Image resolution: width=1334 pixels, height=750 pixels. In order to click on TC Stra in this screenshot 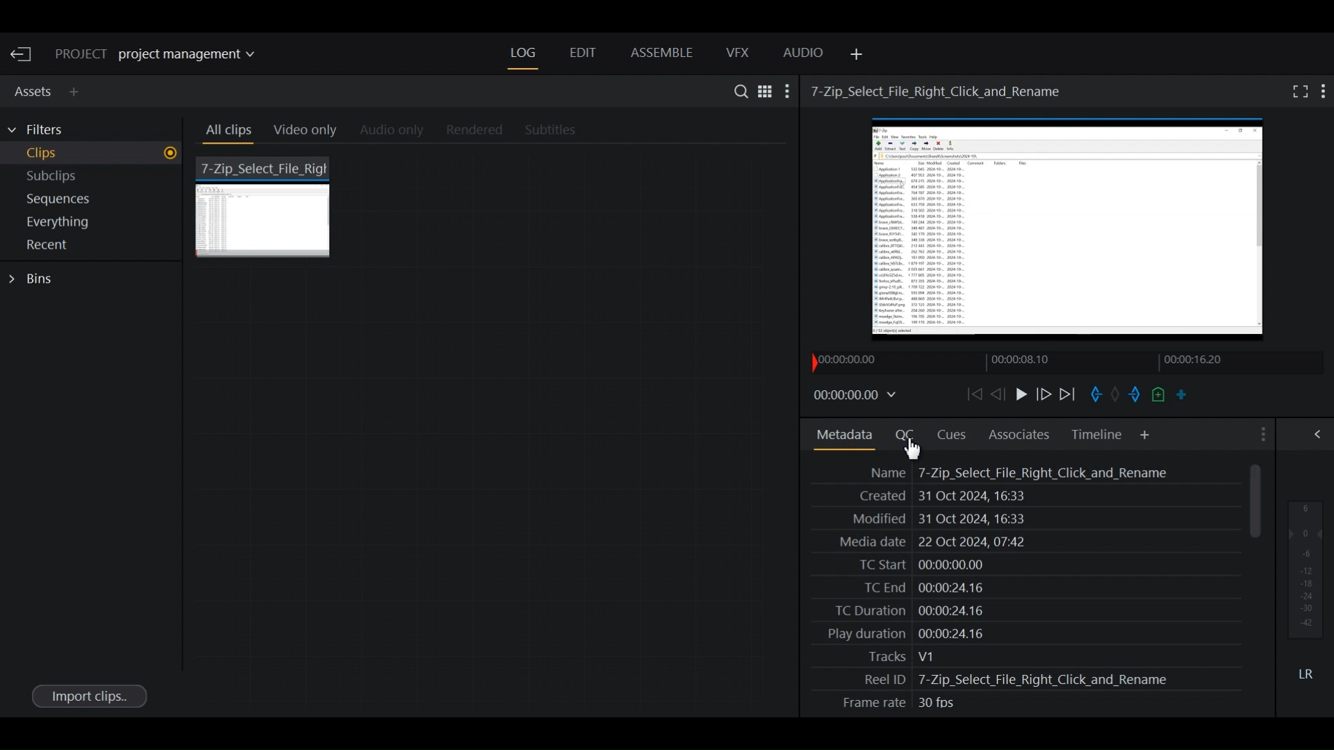, I will do `click(1008, 563)`.